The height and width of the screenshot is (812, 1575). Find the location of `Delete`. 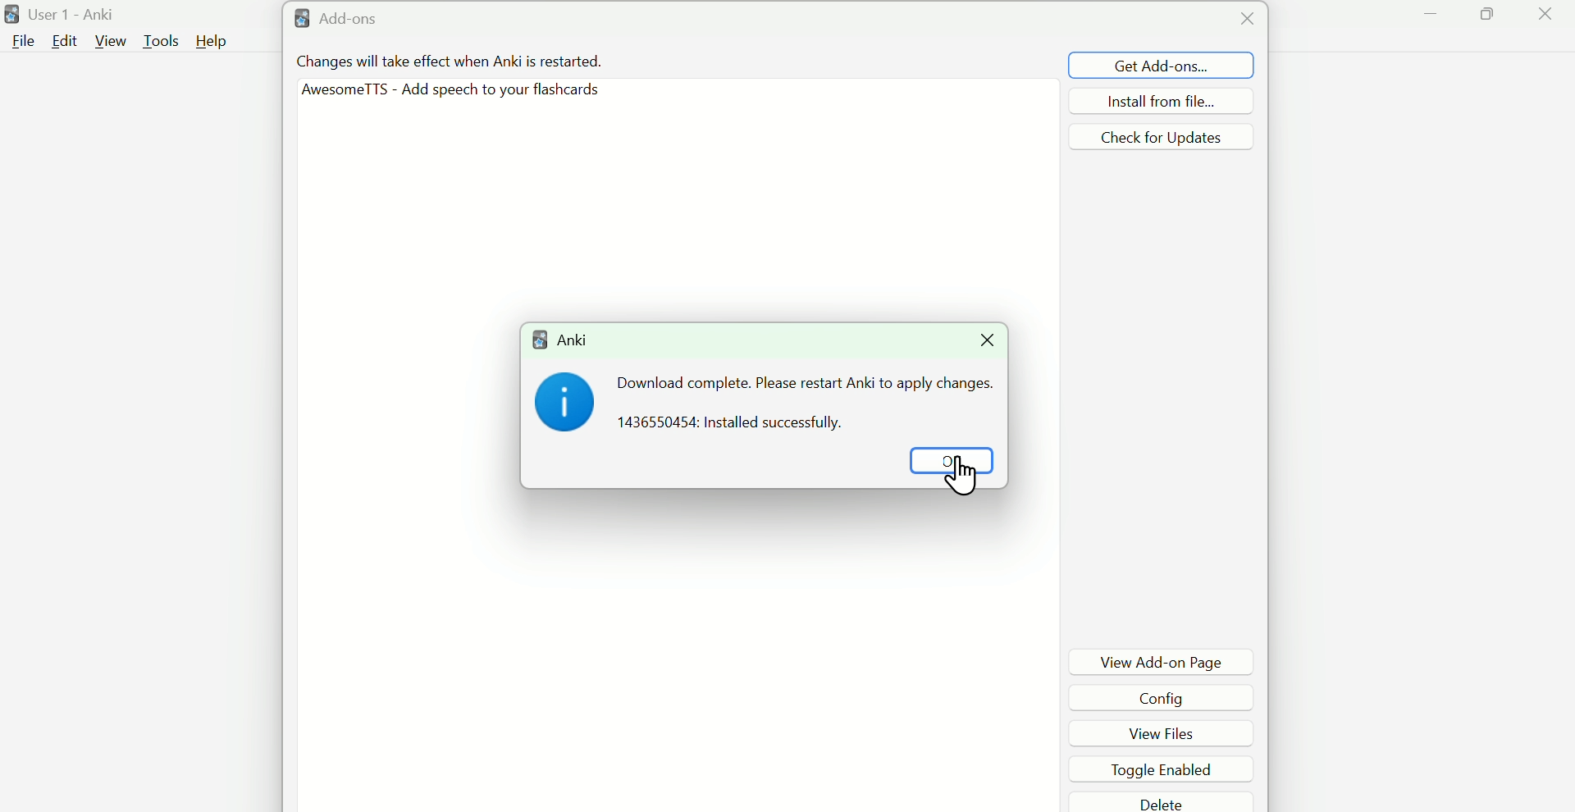

Delete is located at coordinates (1166, 801).